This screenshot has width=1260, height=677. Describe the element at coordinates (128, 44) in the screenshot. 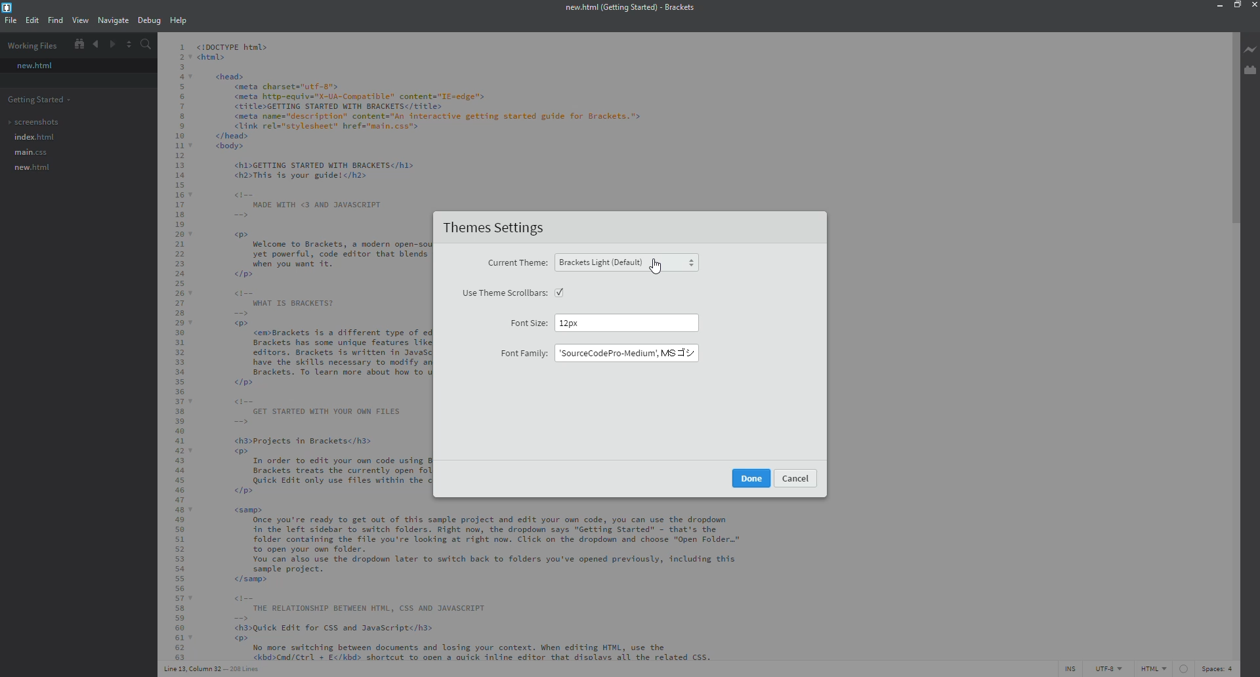

I see `split` at that location.